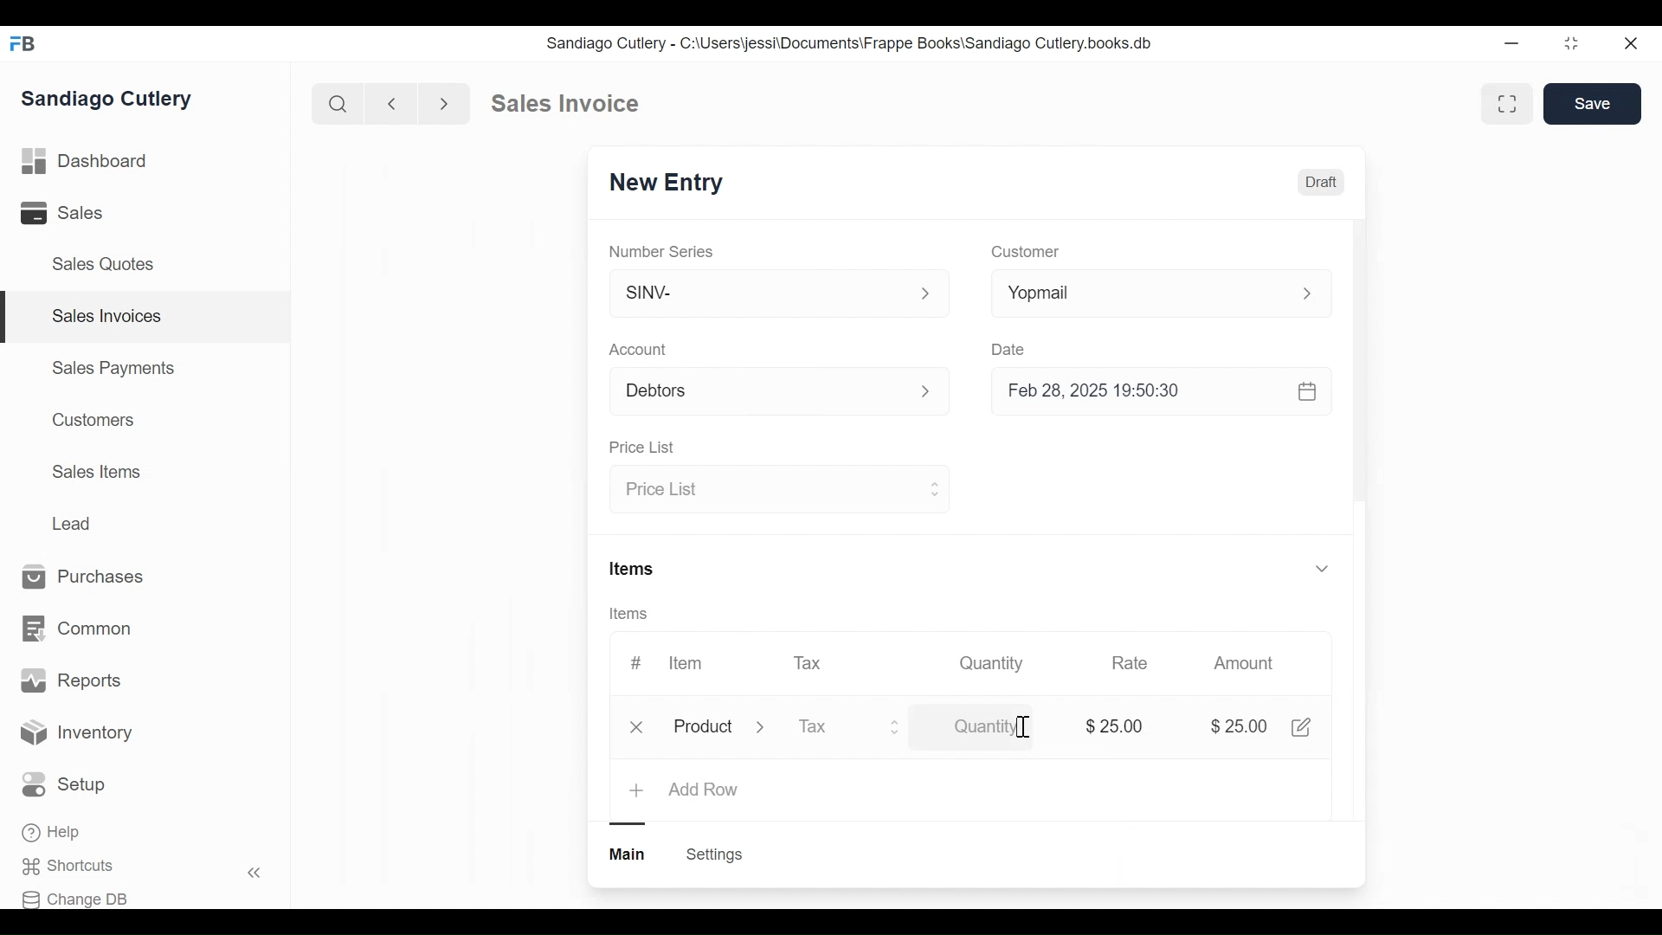 The height and width of the screenshot is (935, 1662). I want to click on Items, so click(635, 567).